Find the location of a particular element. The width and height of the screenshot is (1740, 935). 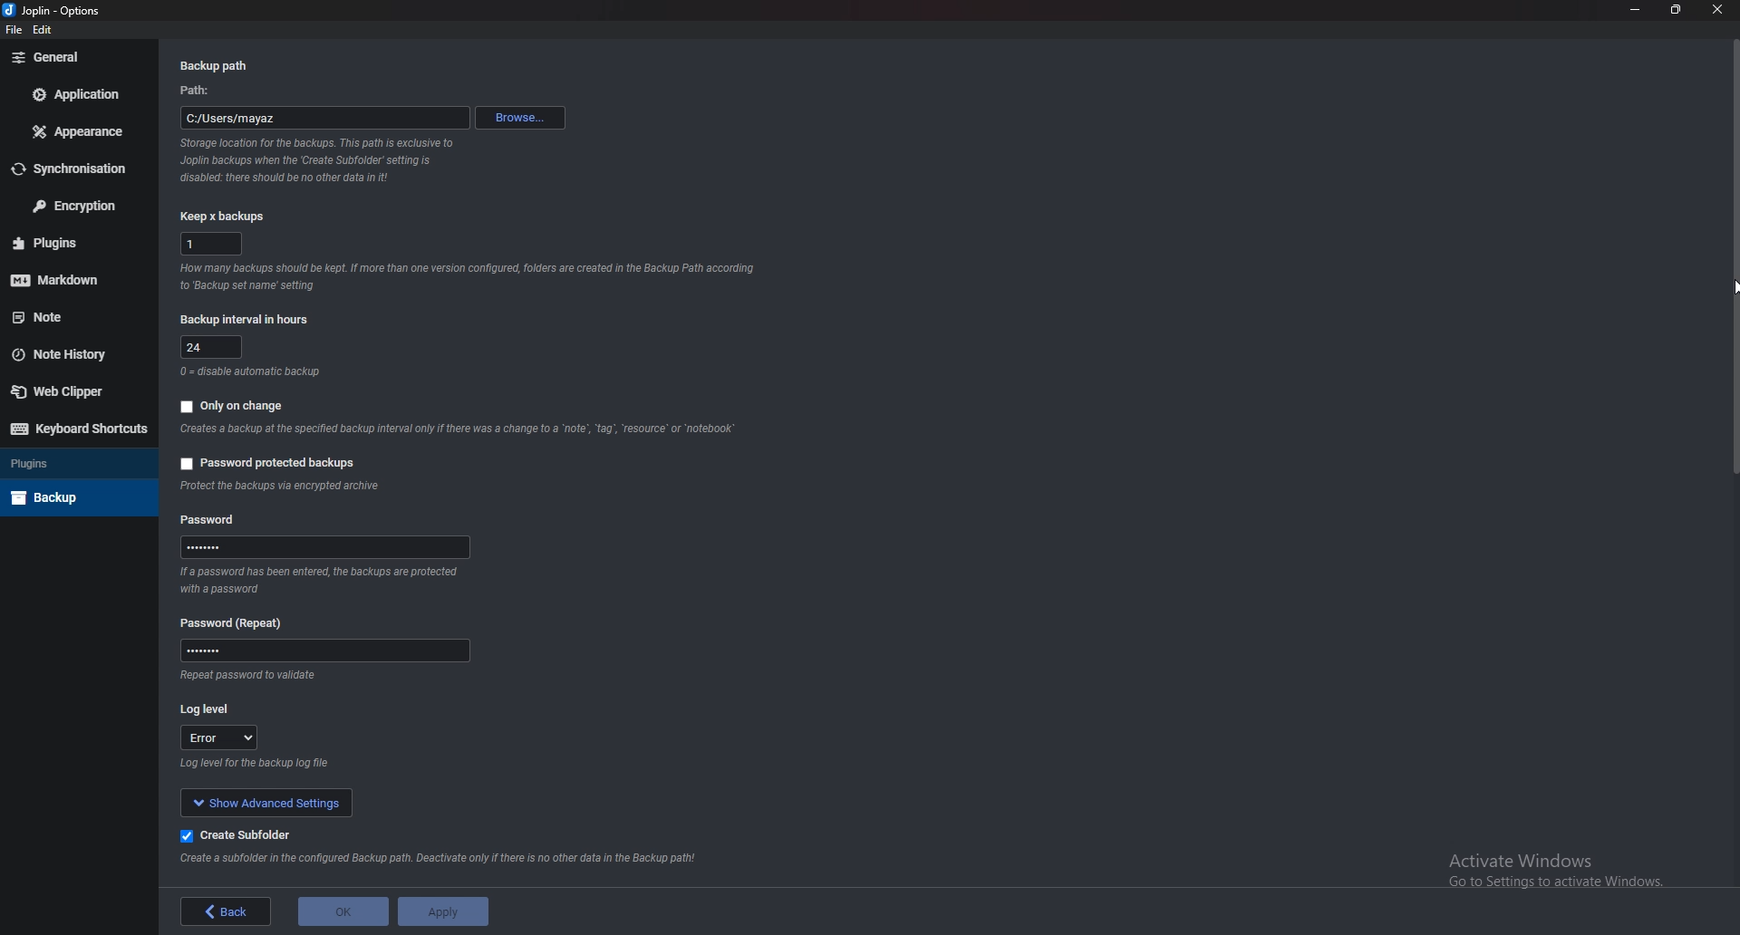

Info is located at coordinates (259, 764).